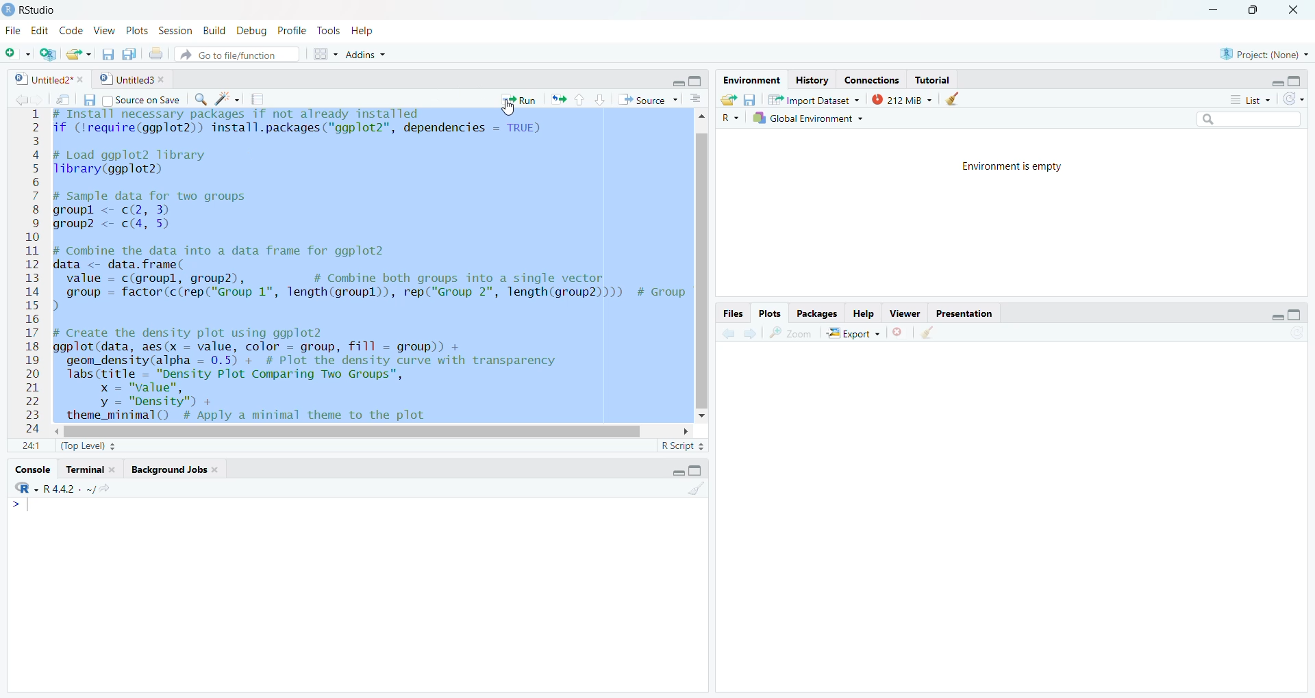 This screenshot has height=698, width=1315. Describe the element at coordinates (65, 489) in the screenshot. I see `R .R.4.4.2` at that location.